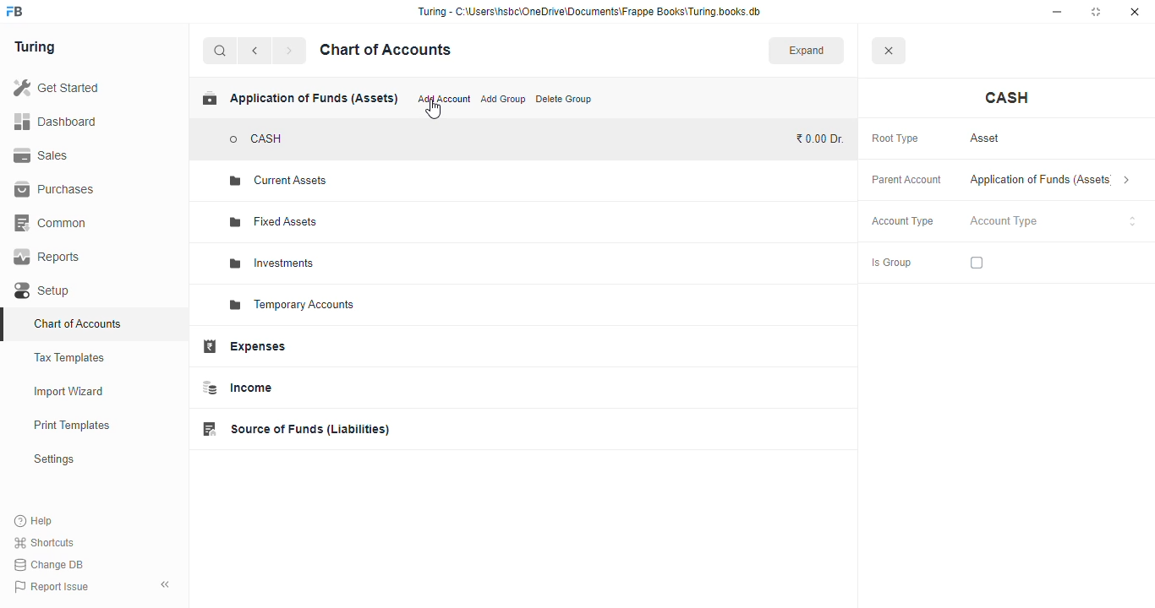 The height and width of the screenshot is (608, 1155). Describe the element at coordinates (45, 542) in the screenshot. I see `shortcuts` at that location.